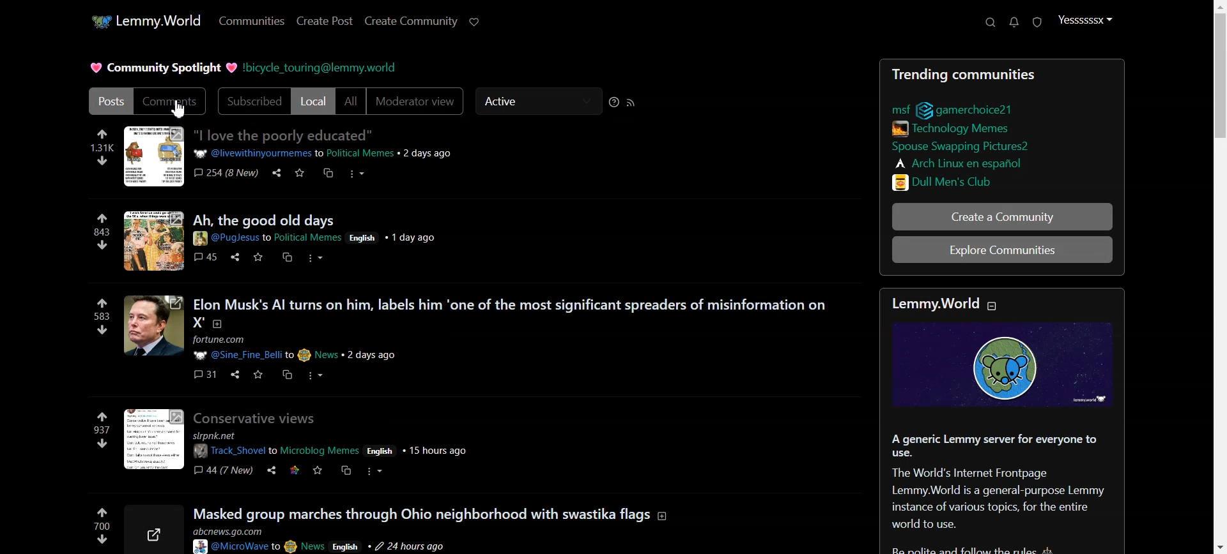  Describe the element at coordinates (1015, 22) in the screenshot. I see `Unread Message` at that location.